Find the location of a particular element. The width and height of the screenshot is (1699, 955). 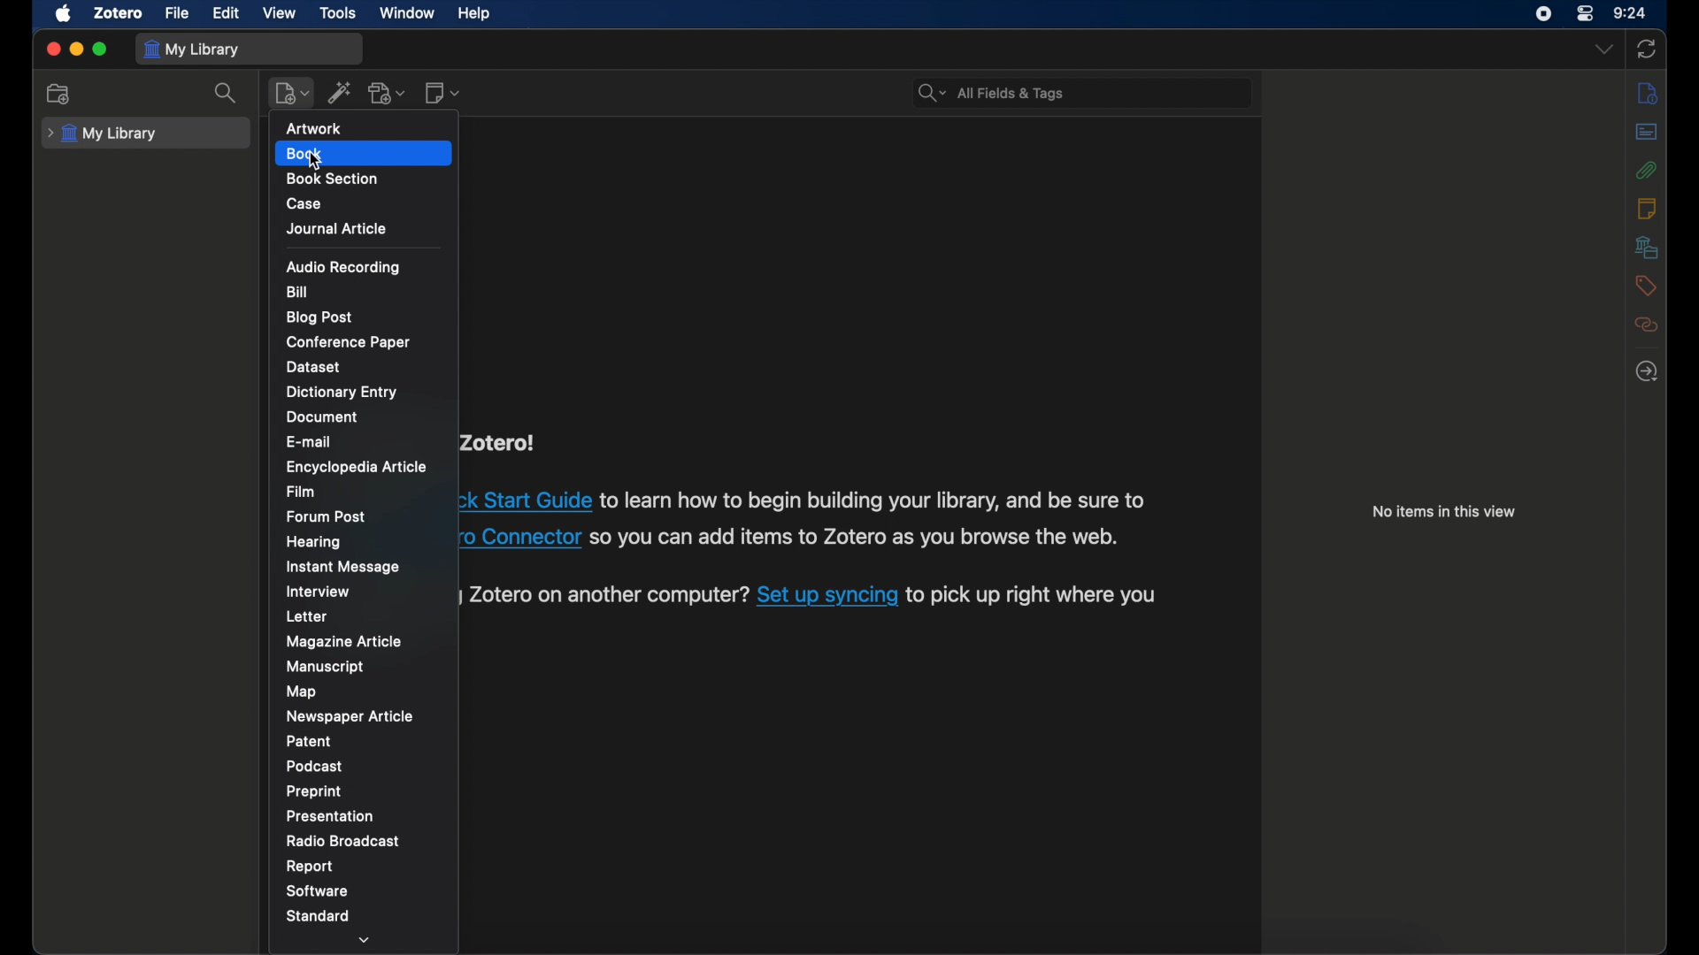

instant message is located at coordinates (343, 566).